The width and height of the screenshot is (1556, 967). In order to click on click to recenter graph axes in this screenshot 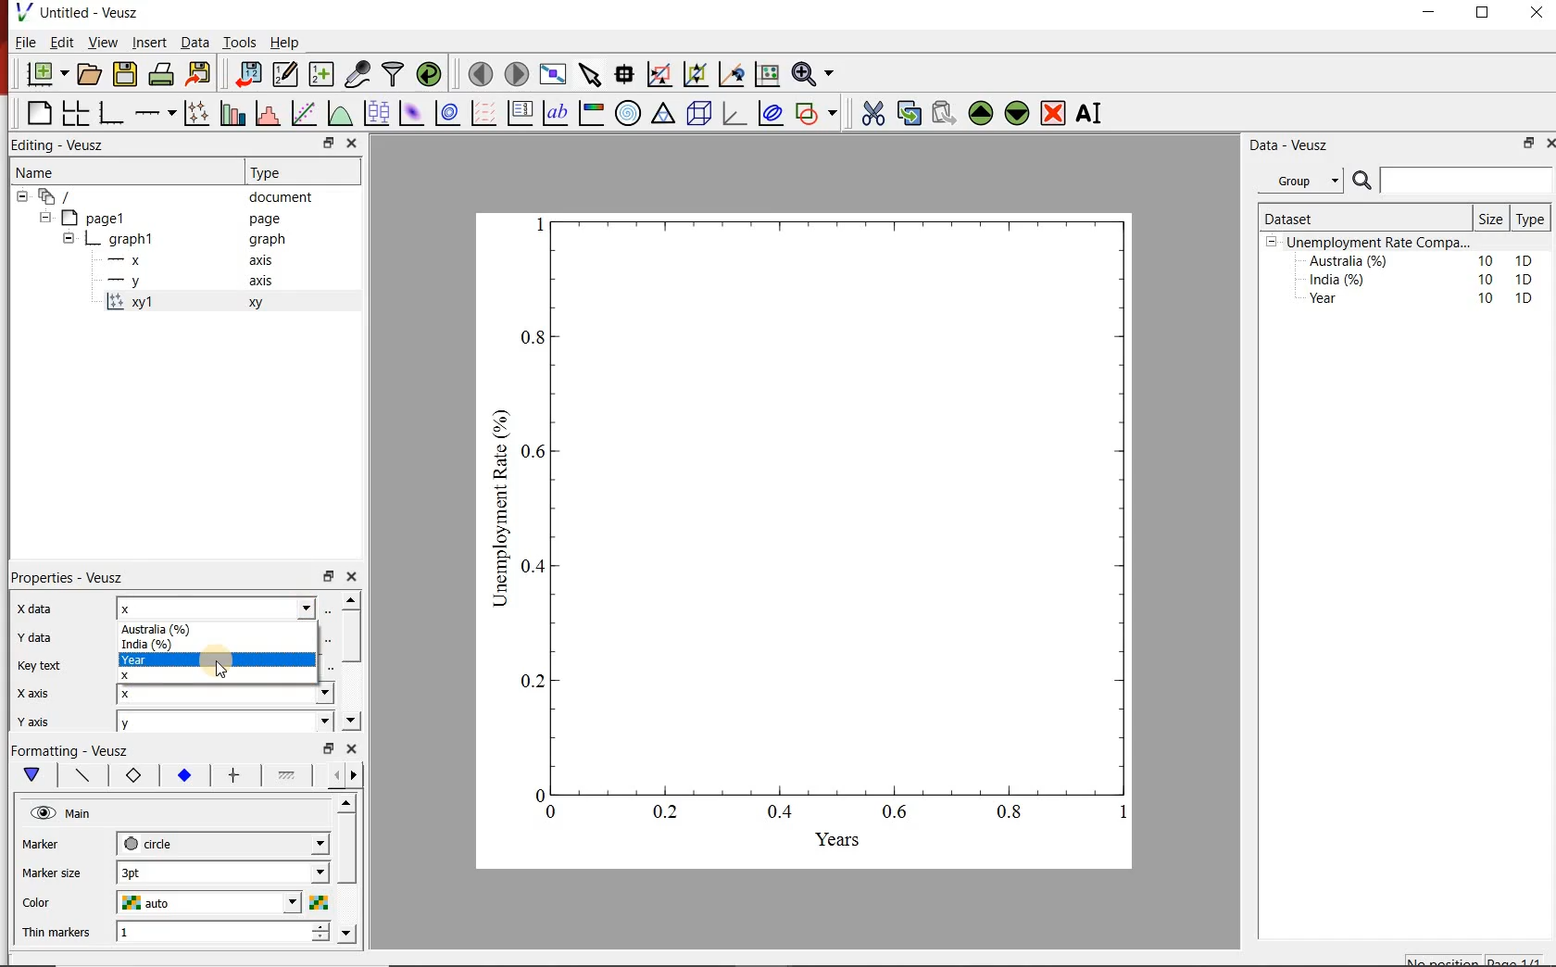, I will do `click(733, 73)`.